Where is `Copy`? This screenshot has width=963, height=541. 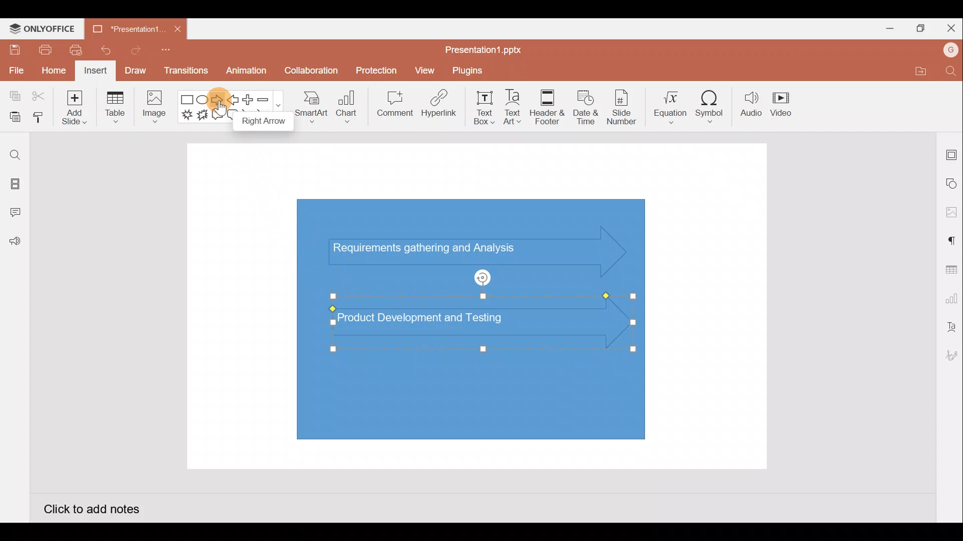
Copy is located at coordinates (13, 97).